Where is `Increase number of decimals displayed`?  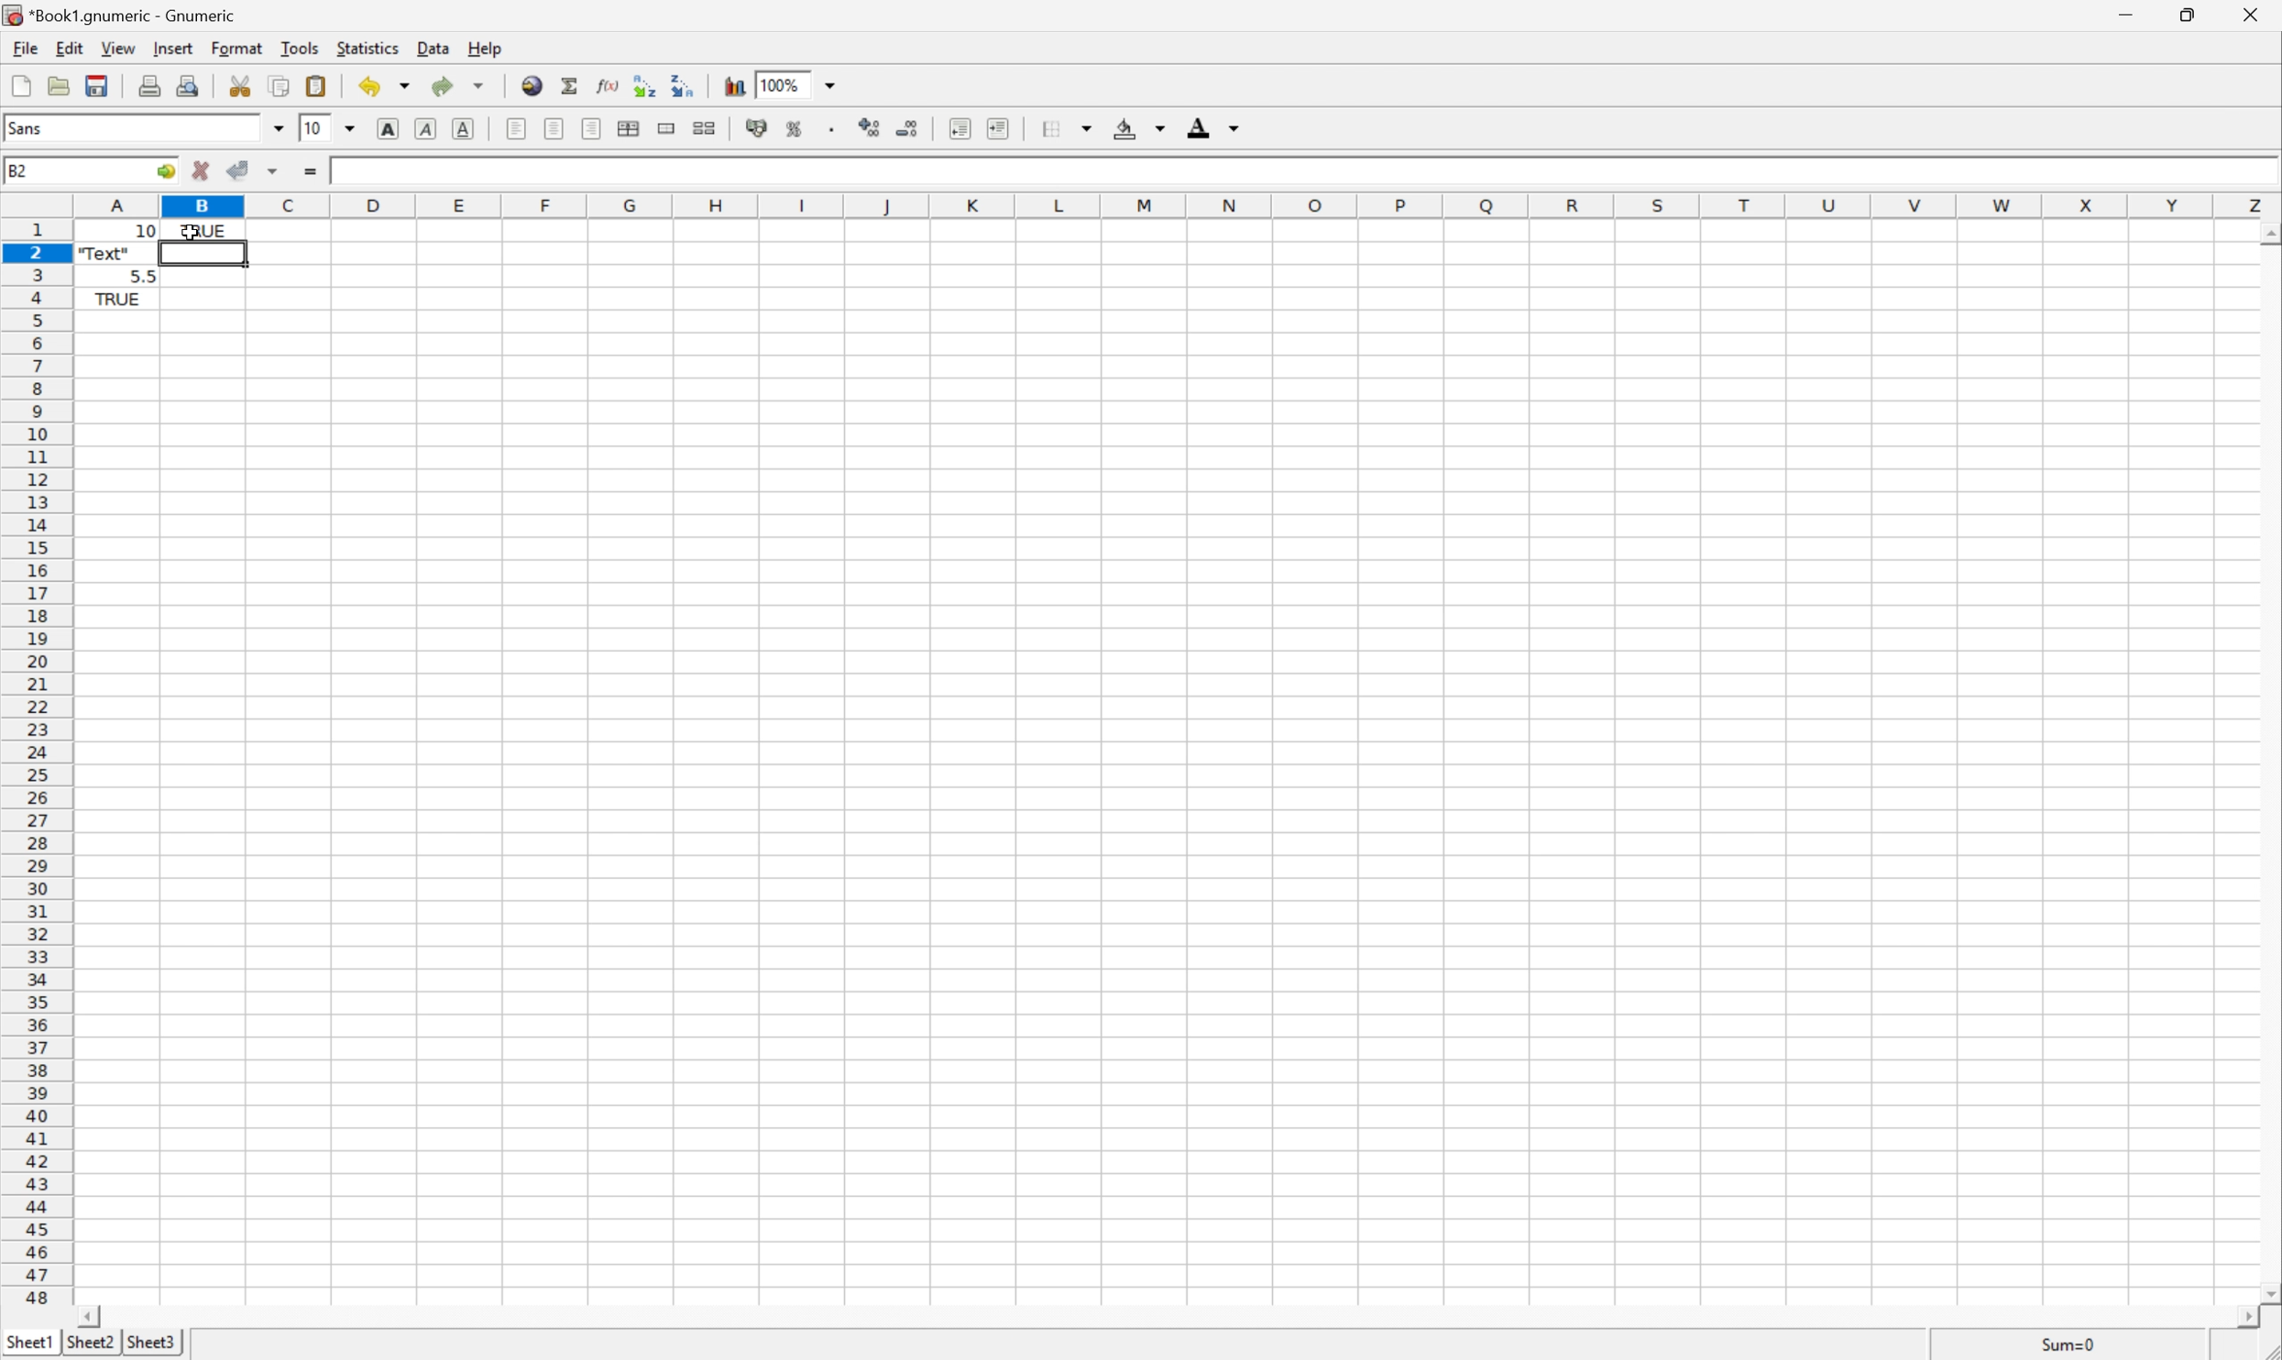
Increase number of decimals displayed is located at coordinates (871, 128).